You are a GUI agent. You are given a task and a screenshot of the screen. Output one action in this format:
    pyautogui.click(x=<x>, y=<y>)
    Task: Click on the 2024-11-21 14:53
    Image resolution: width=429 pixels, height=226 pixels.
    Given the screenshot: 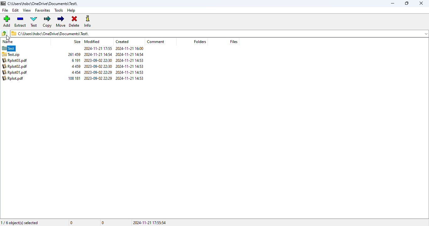 What is the action you would take?
    pyautogui.click(x=129, y=78)
    